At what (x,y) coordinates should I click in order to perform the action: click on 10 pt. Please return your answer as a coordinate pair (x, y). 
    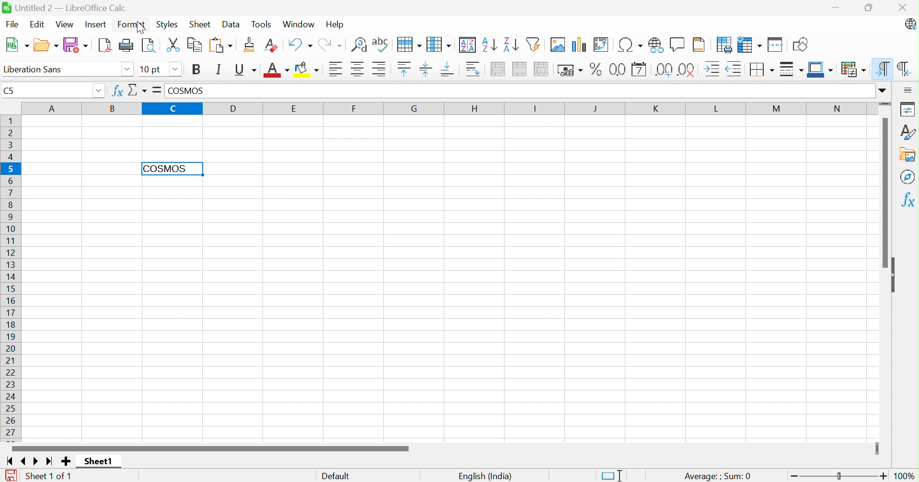
    Looking at the image, I should click on (151, 70).